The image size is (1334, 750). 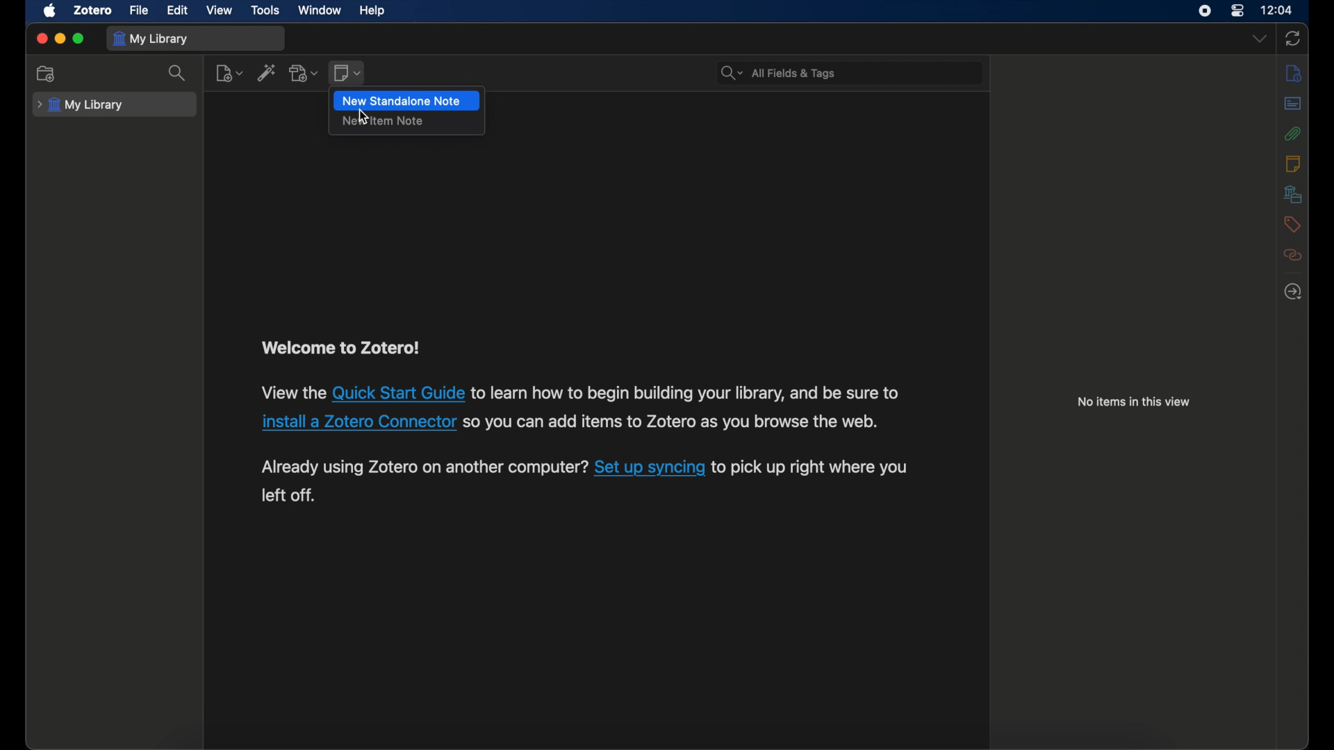 What do you see at coordinates (1294, 74) in the screenshot?
I see `info` at bounding box center [1294, 74].